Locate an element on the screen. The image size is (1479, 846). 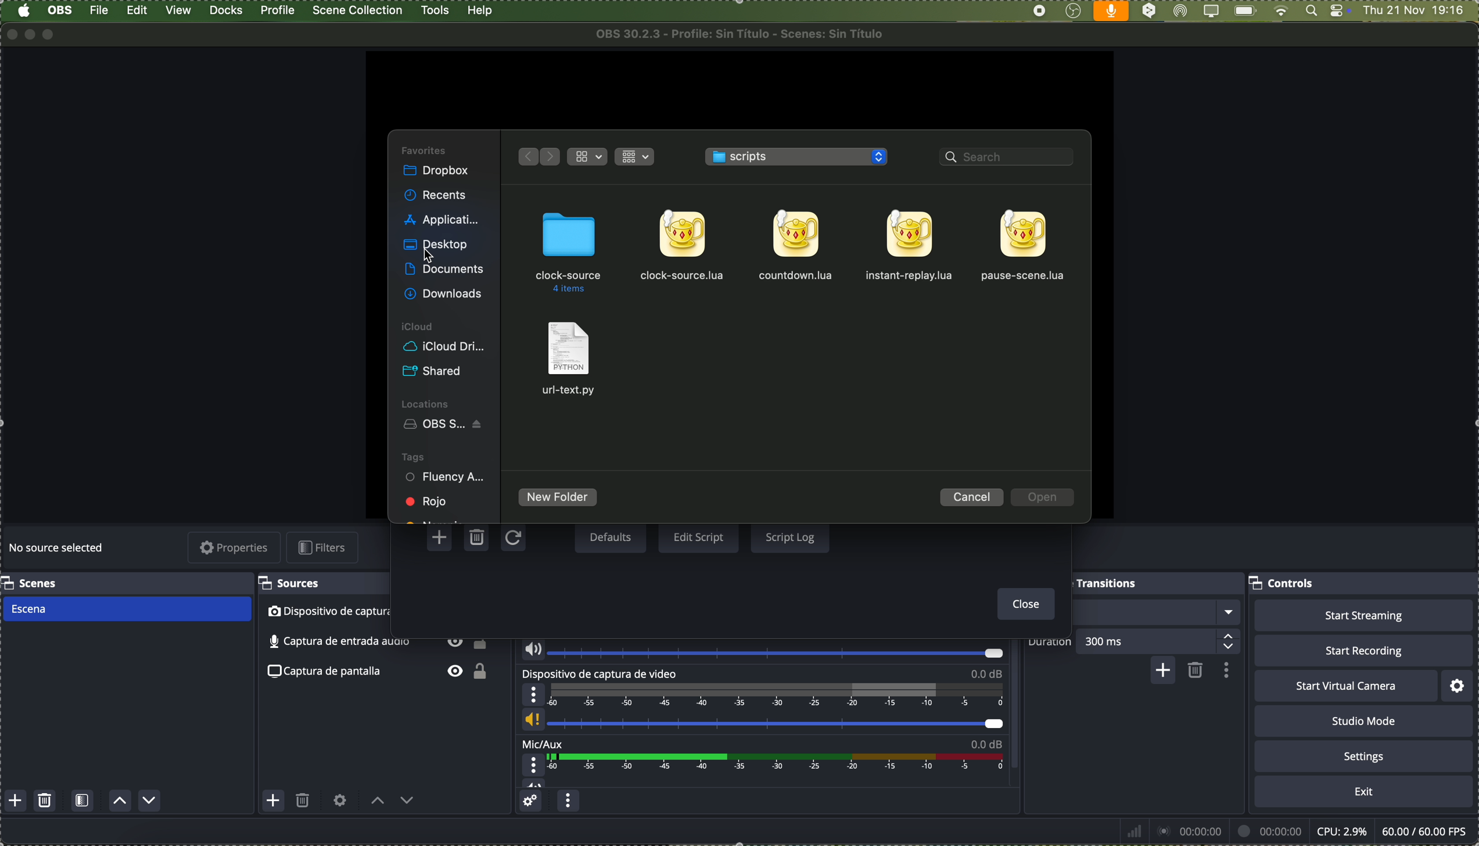
recents is located at coordinates (437, 196).